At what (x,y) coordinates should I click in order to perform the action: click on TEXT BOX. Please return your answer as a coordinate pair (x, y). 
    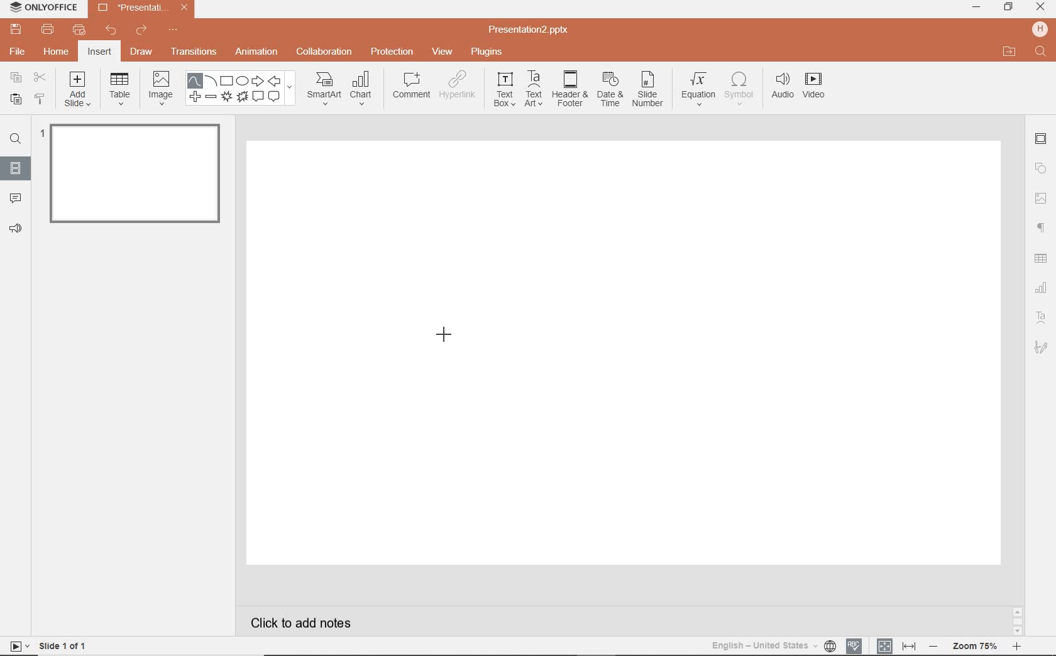
    Looking at the image, I should click on (503, 92).